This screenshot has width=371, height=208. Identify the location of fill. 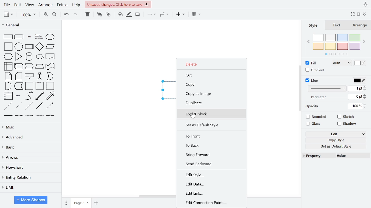
(312, 63).